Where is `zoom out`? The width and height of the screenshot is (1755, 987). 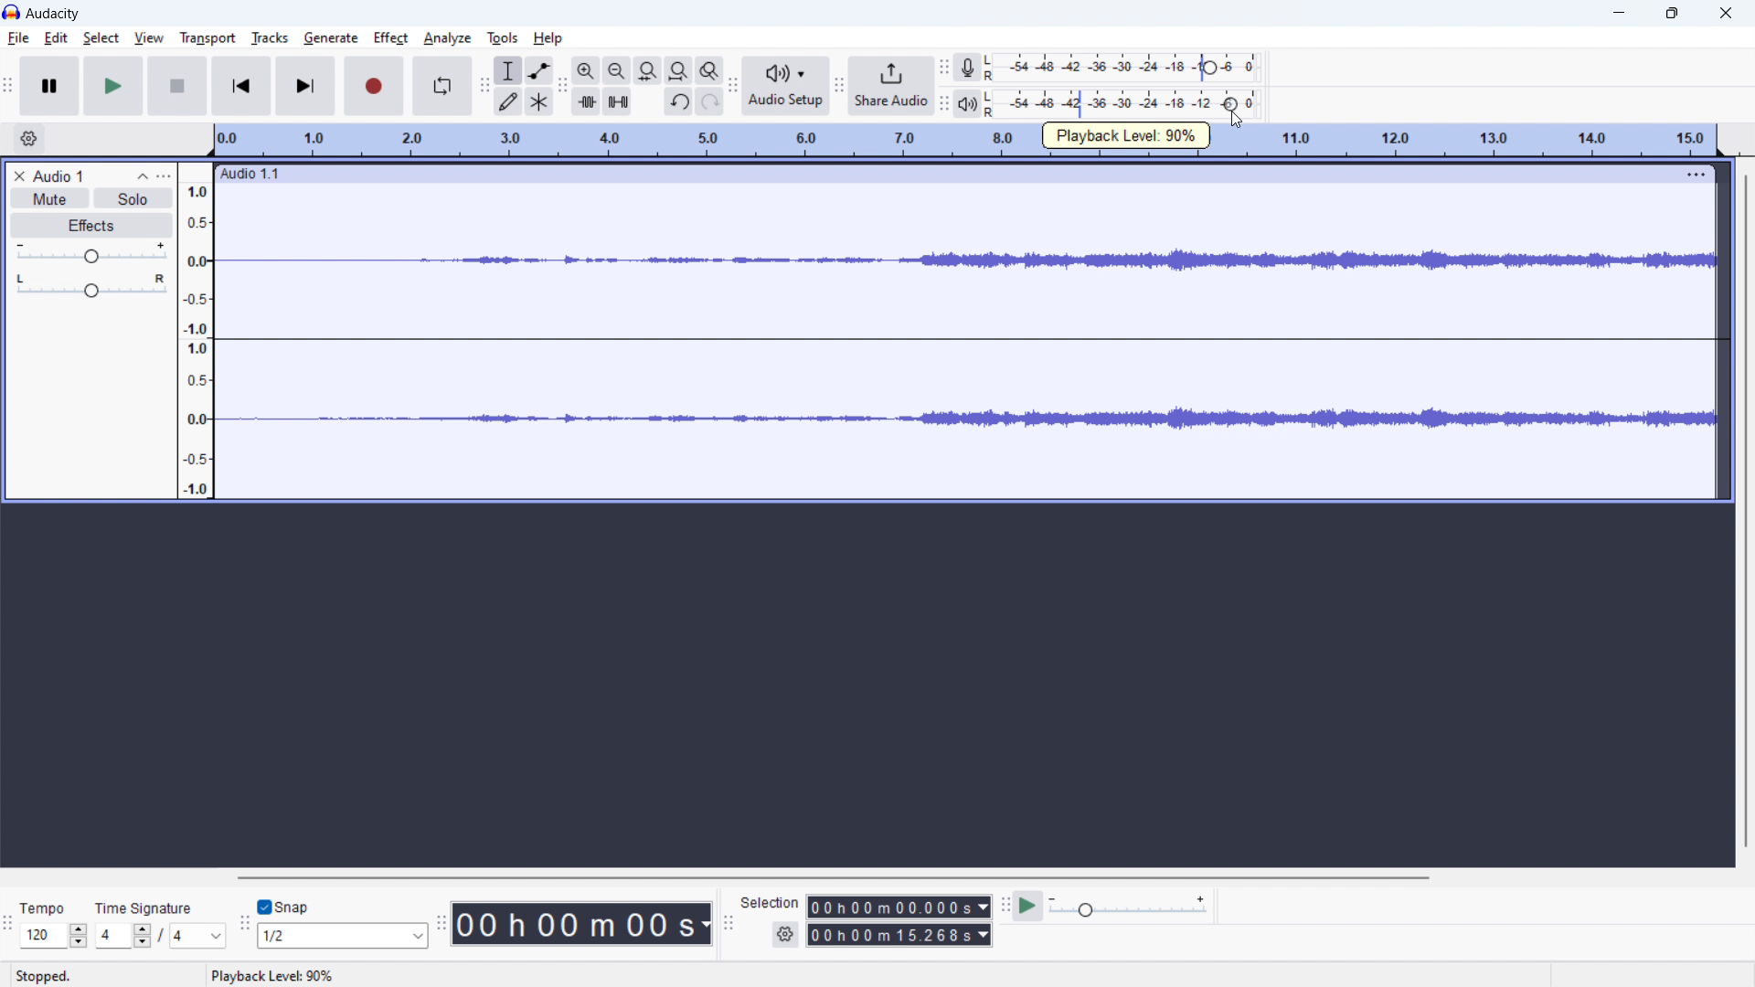
zoom out is located at coordinates (617, 69).